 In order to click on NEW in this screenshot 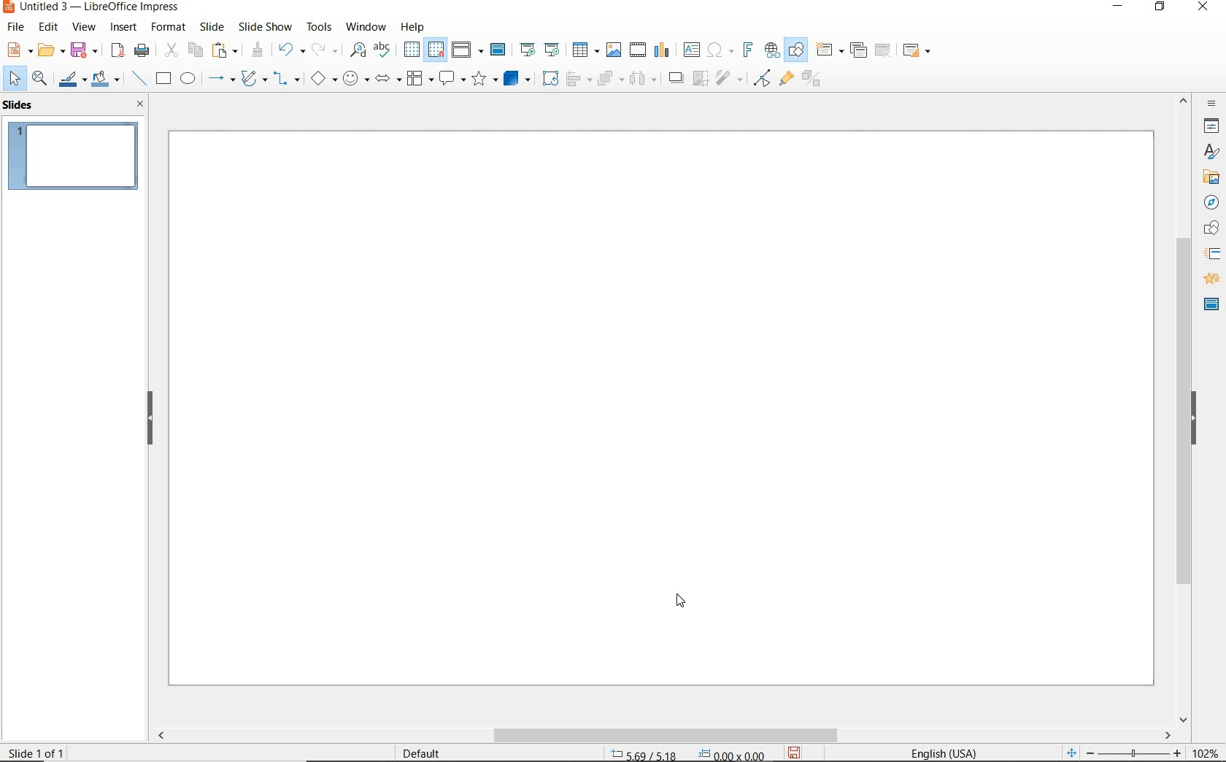, I will do `click(17, 49)`.